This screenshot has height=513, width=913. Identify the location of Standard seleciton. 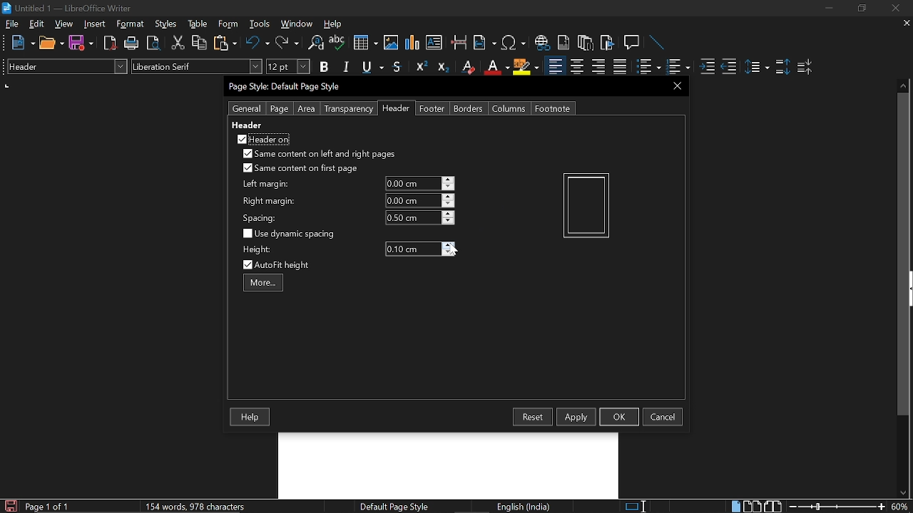
(638, 507).